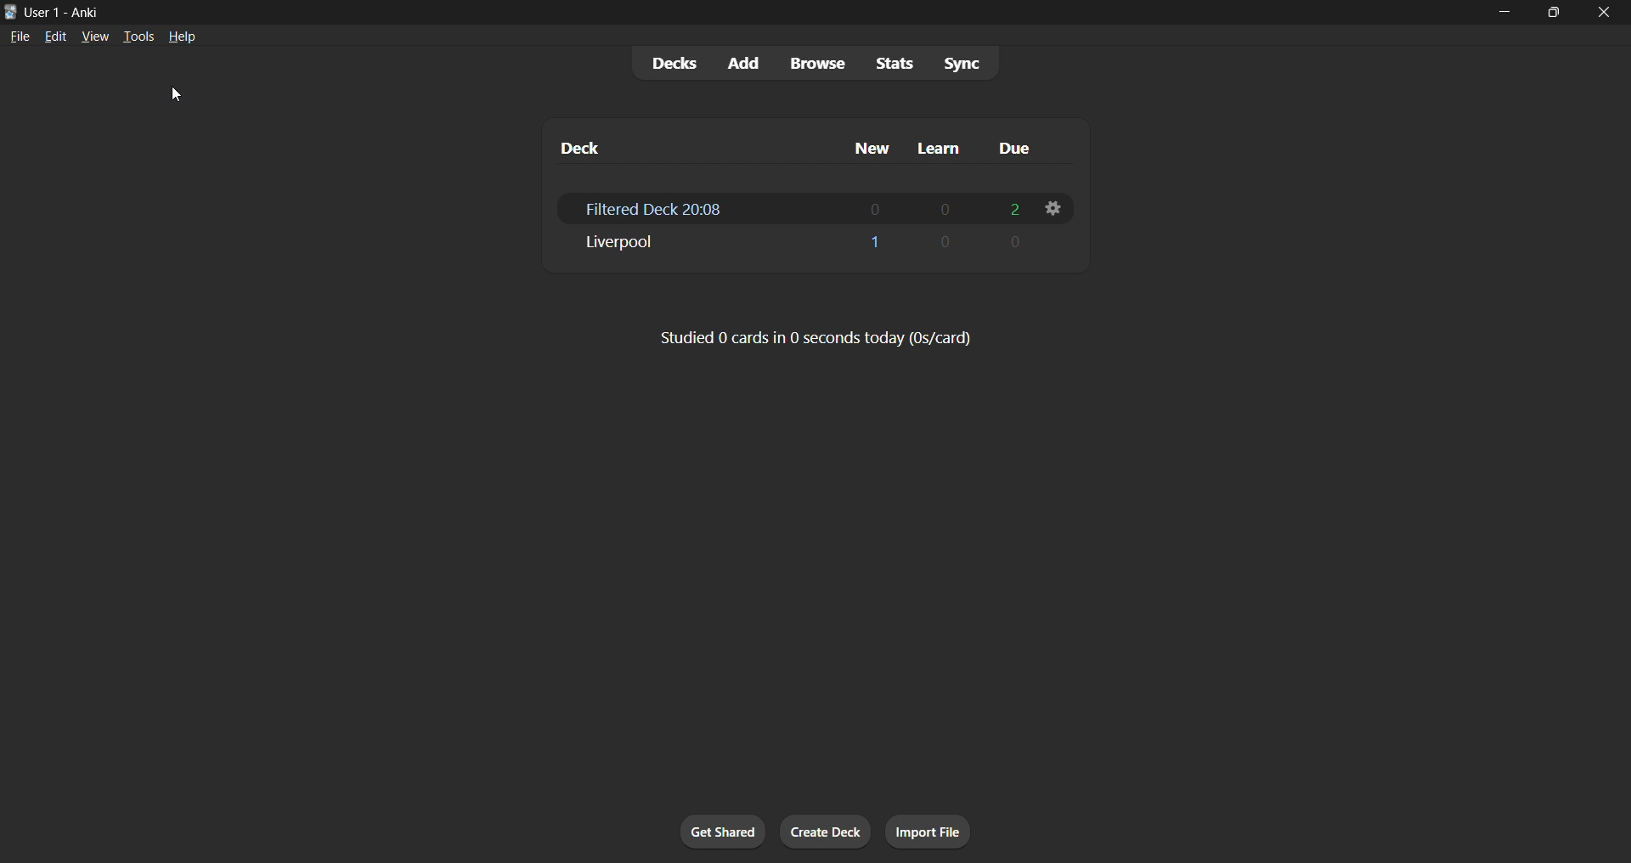  What do you see at coordinates (965, 63) in the screenshot?
I see `sync` at bounding box center [965, 63].